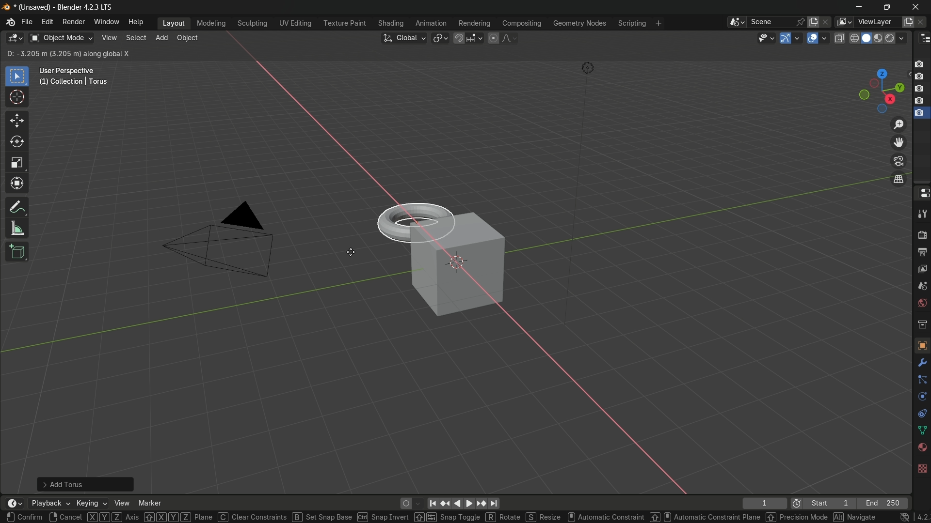  I want to click on cursor, so click(17, 98).